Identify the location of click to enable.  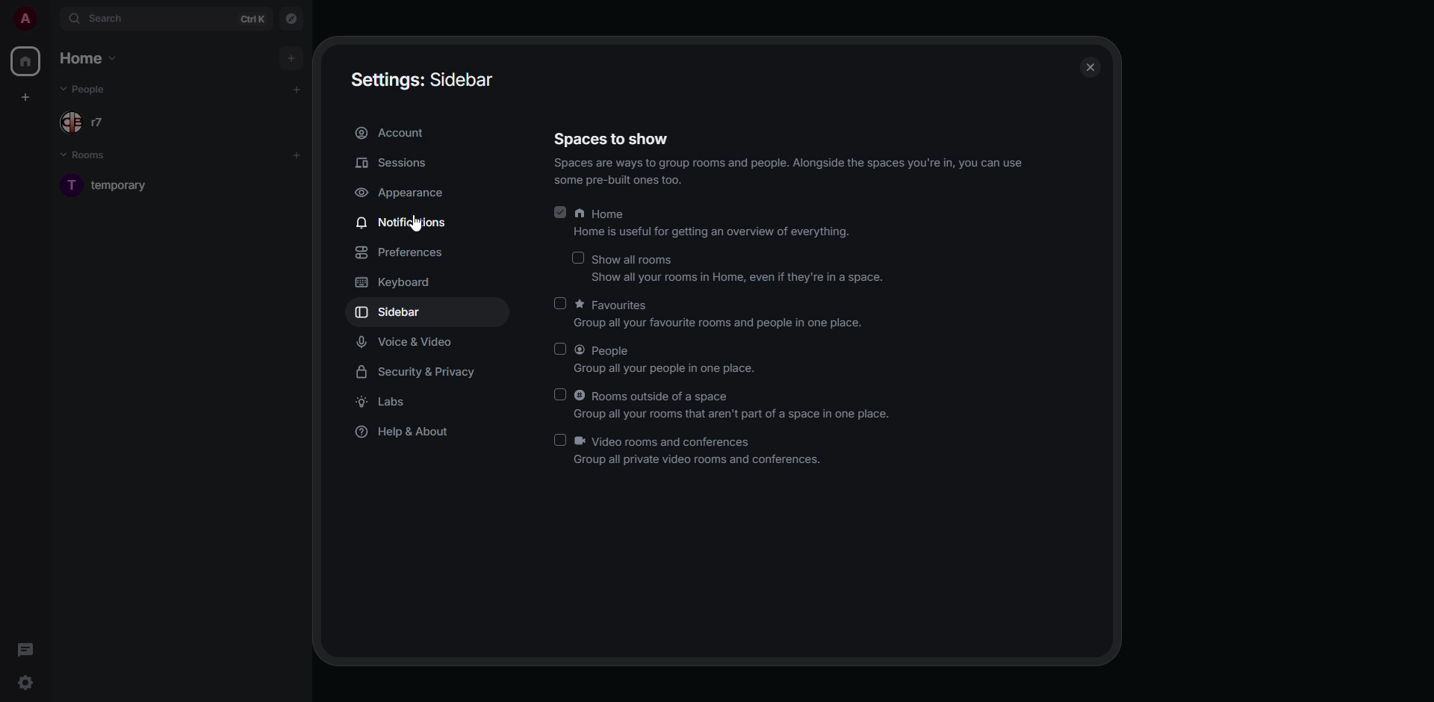
(560, 394).